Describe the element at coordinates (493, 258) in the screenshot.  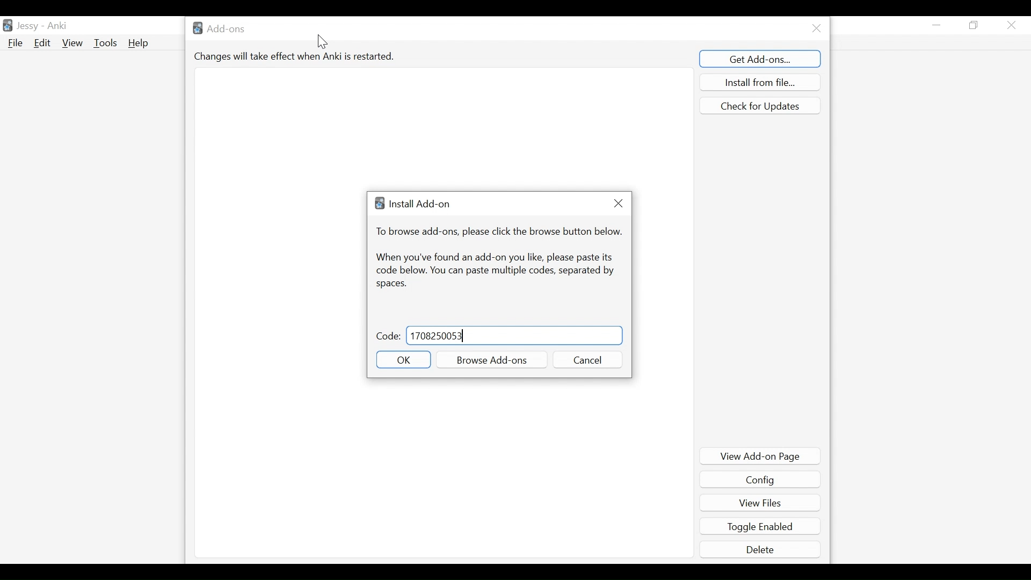
I see `When you have found an add-on you like, please paste its` at that location.